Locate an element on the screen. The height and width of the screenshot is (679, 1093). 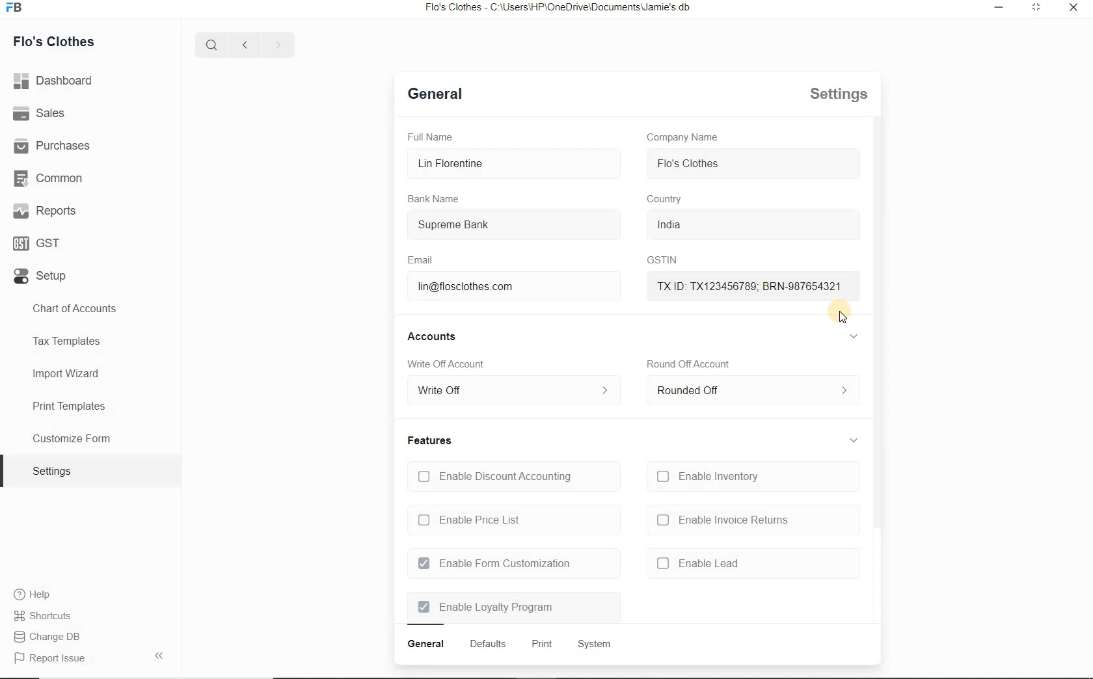
Full Name is located at coordinates (435, 137).